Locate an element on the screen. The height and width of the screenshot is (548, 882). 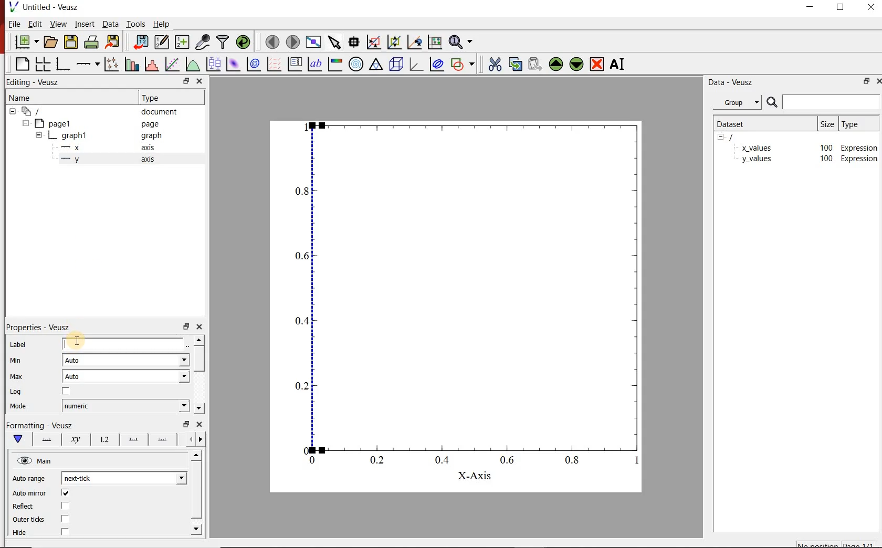
Mode is located at coordinates (18, 406).